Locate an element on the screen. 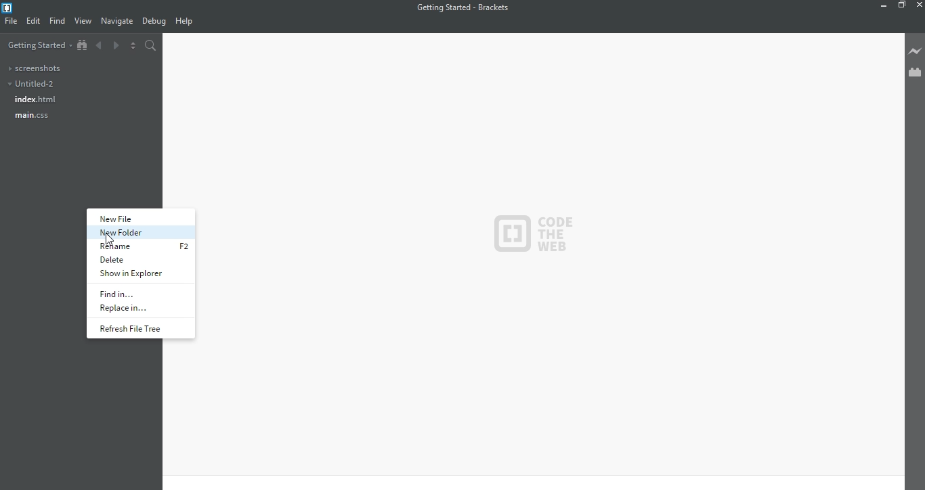  new file is located at coordinates (127, 218).